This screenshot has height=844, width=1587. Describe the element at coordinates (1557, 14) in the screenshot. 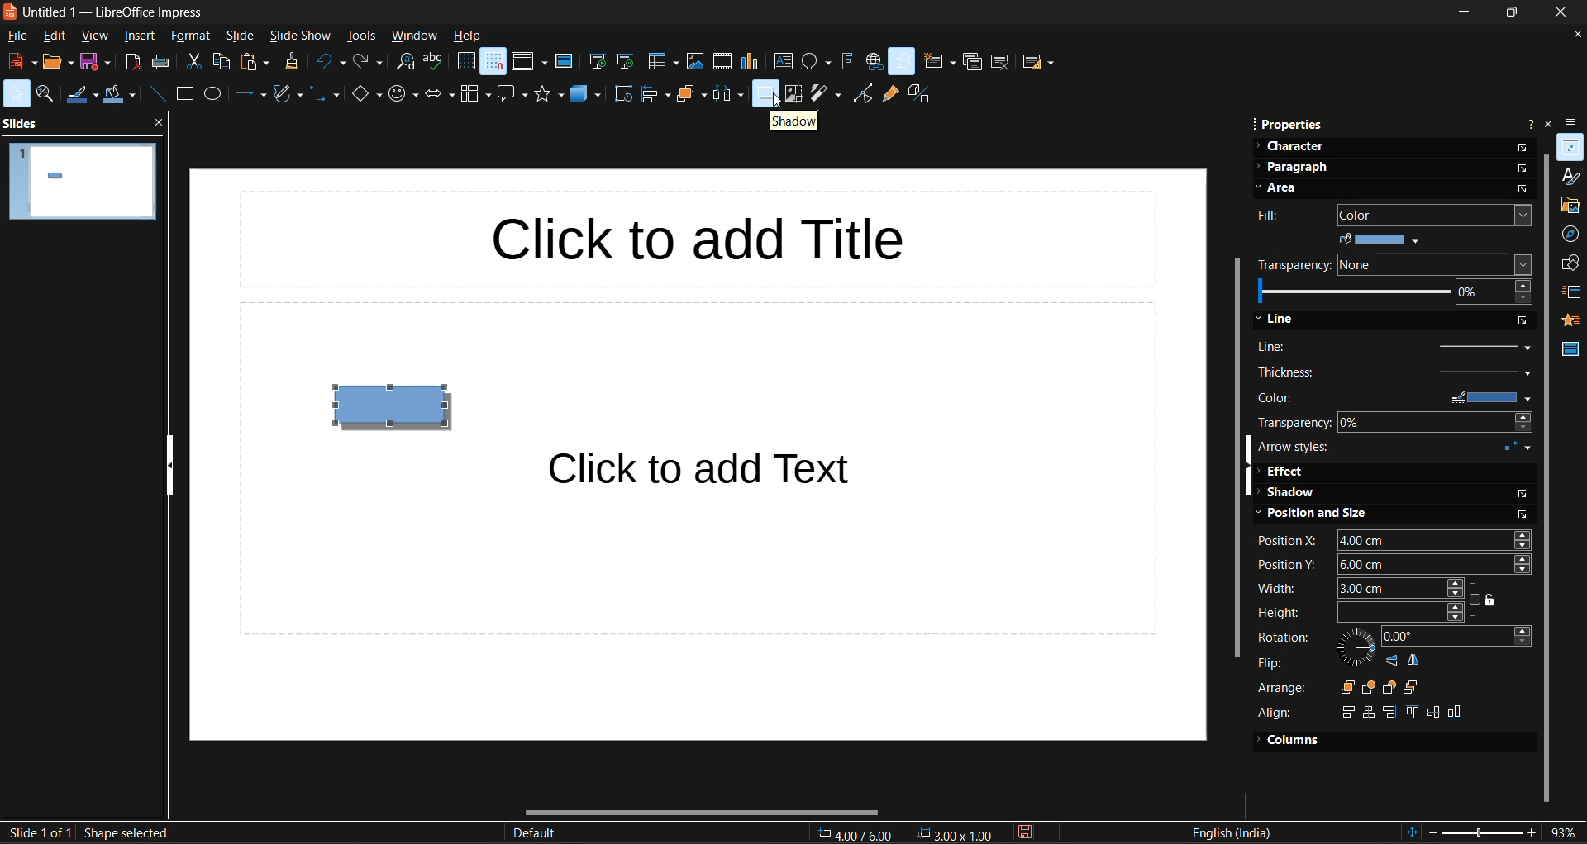

I see `close` at that location.